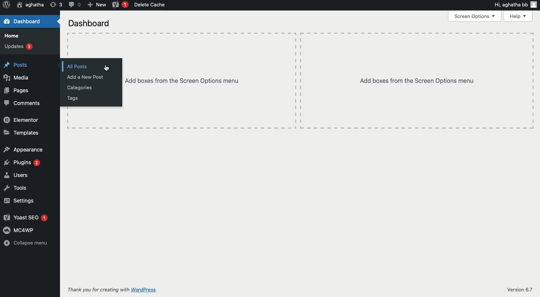 This screenshot has width=540, height=297. Describe the element at coordinates (21, 120) in the screenshot. I see `Elementor` at that location.